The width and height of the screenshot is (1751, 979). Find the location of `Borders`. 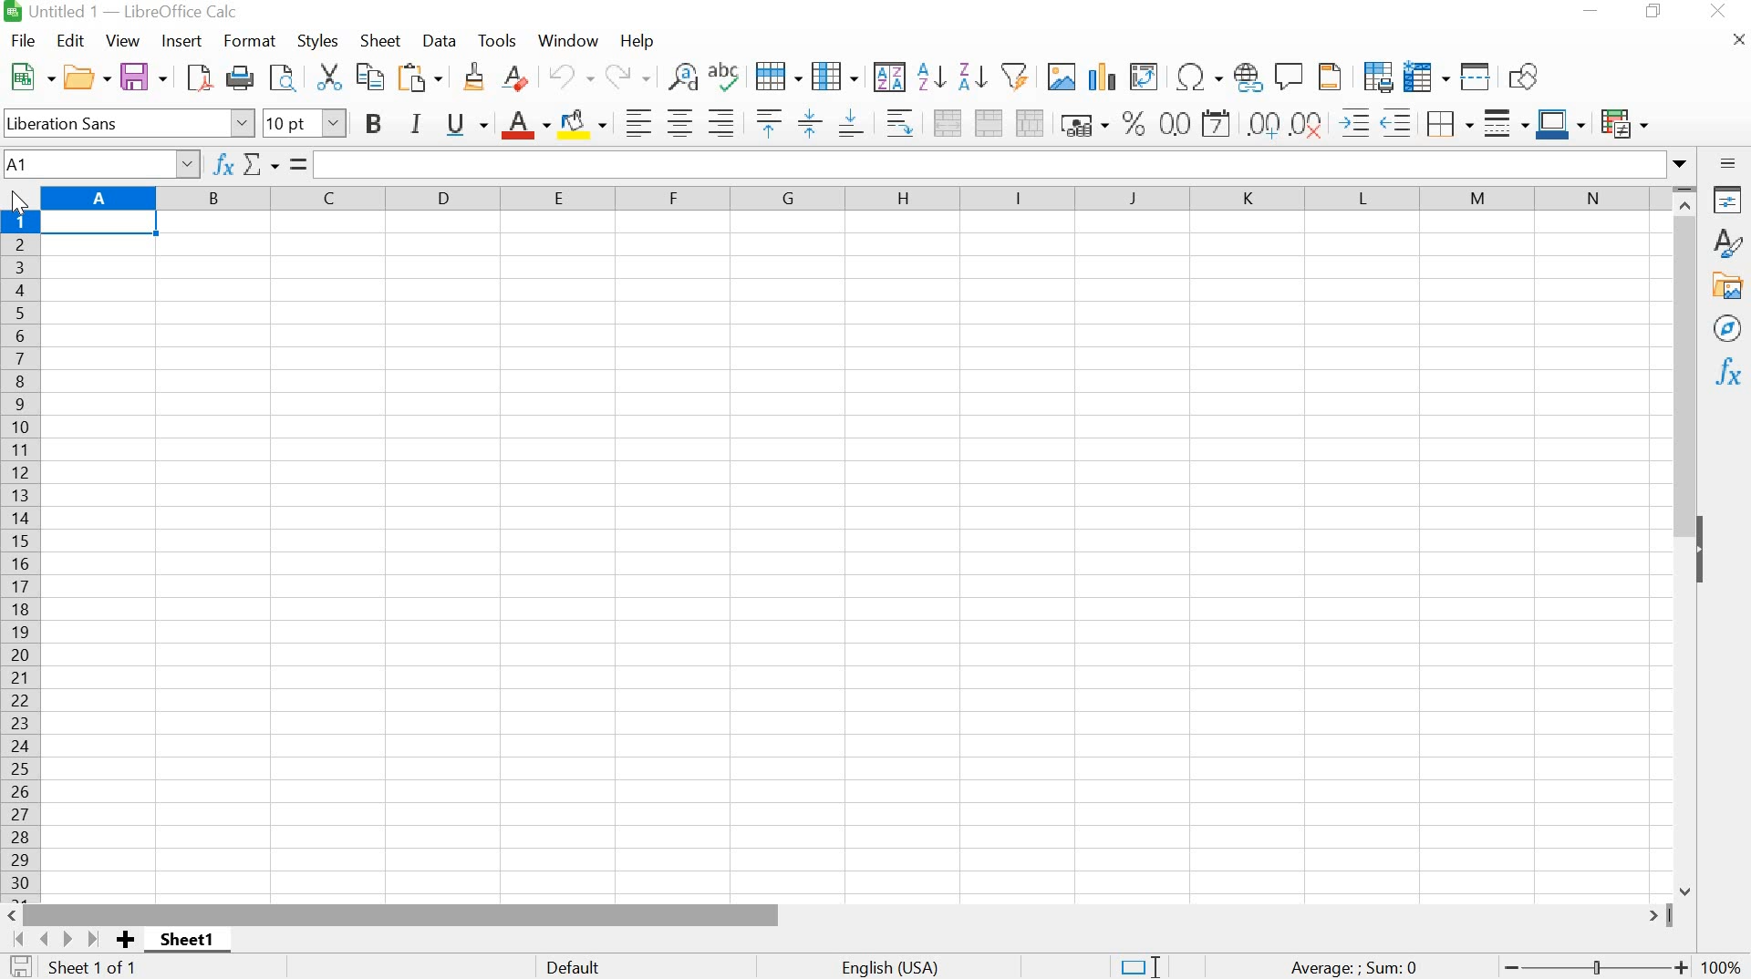

Borders is located at coordinates (1446, 122).